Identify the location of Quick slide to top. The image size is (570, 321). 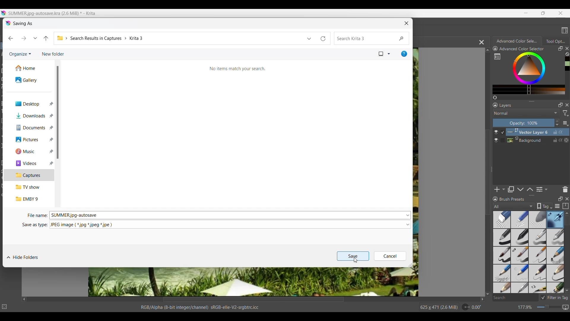
(487, 50).